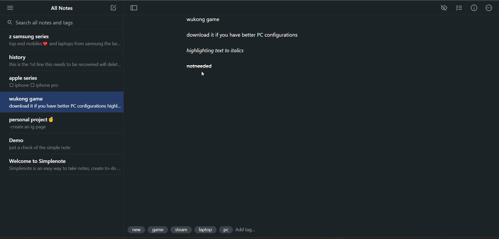 The image size is (499, 239). I want to click on note title and preview, so click(65, 165).